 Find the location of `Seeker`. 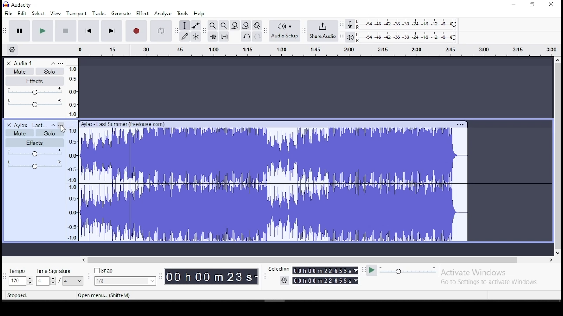

Seeker is located at coordinates (73, 149).